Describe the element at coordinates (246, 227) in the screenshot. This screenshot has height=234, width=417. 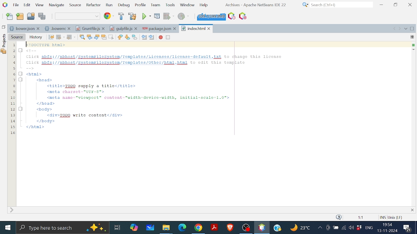
I see `OBS studio` at that location.